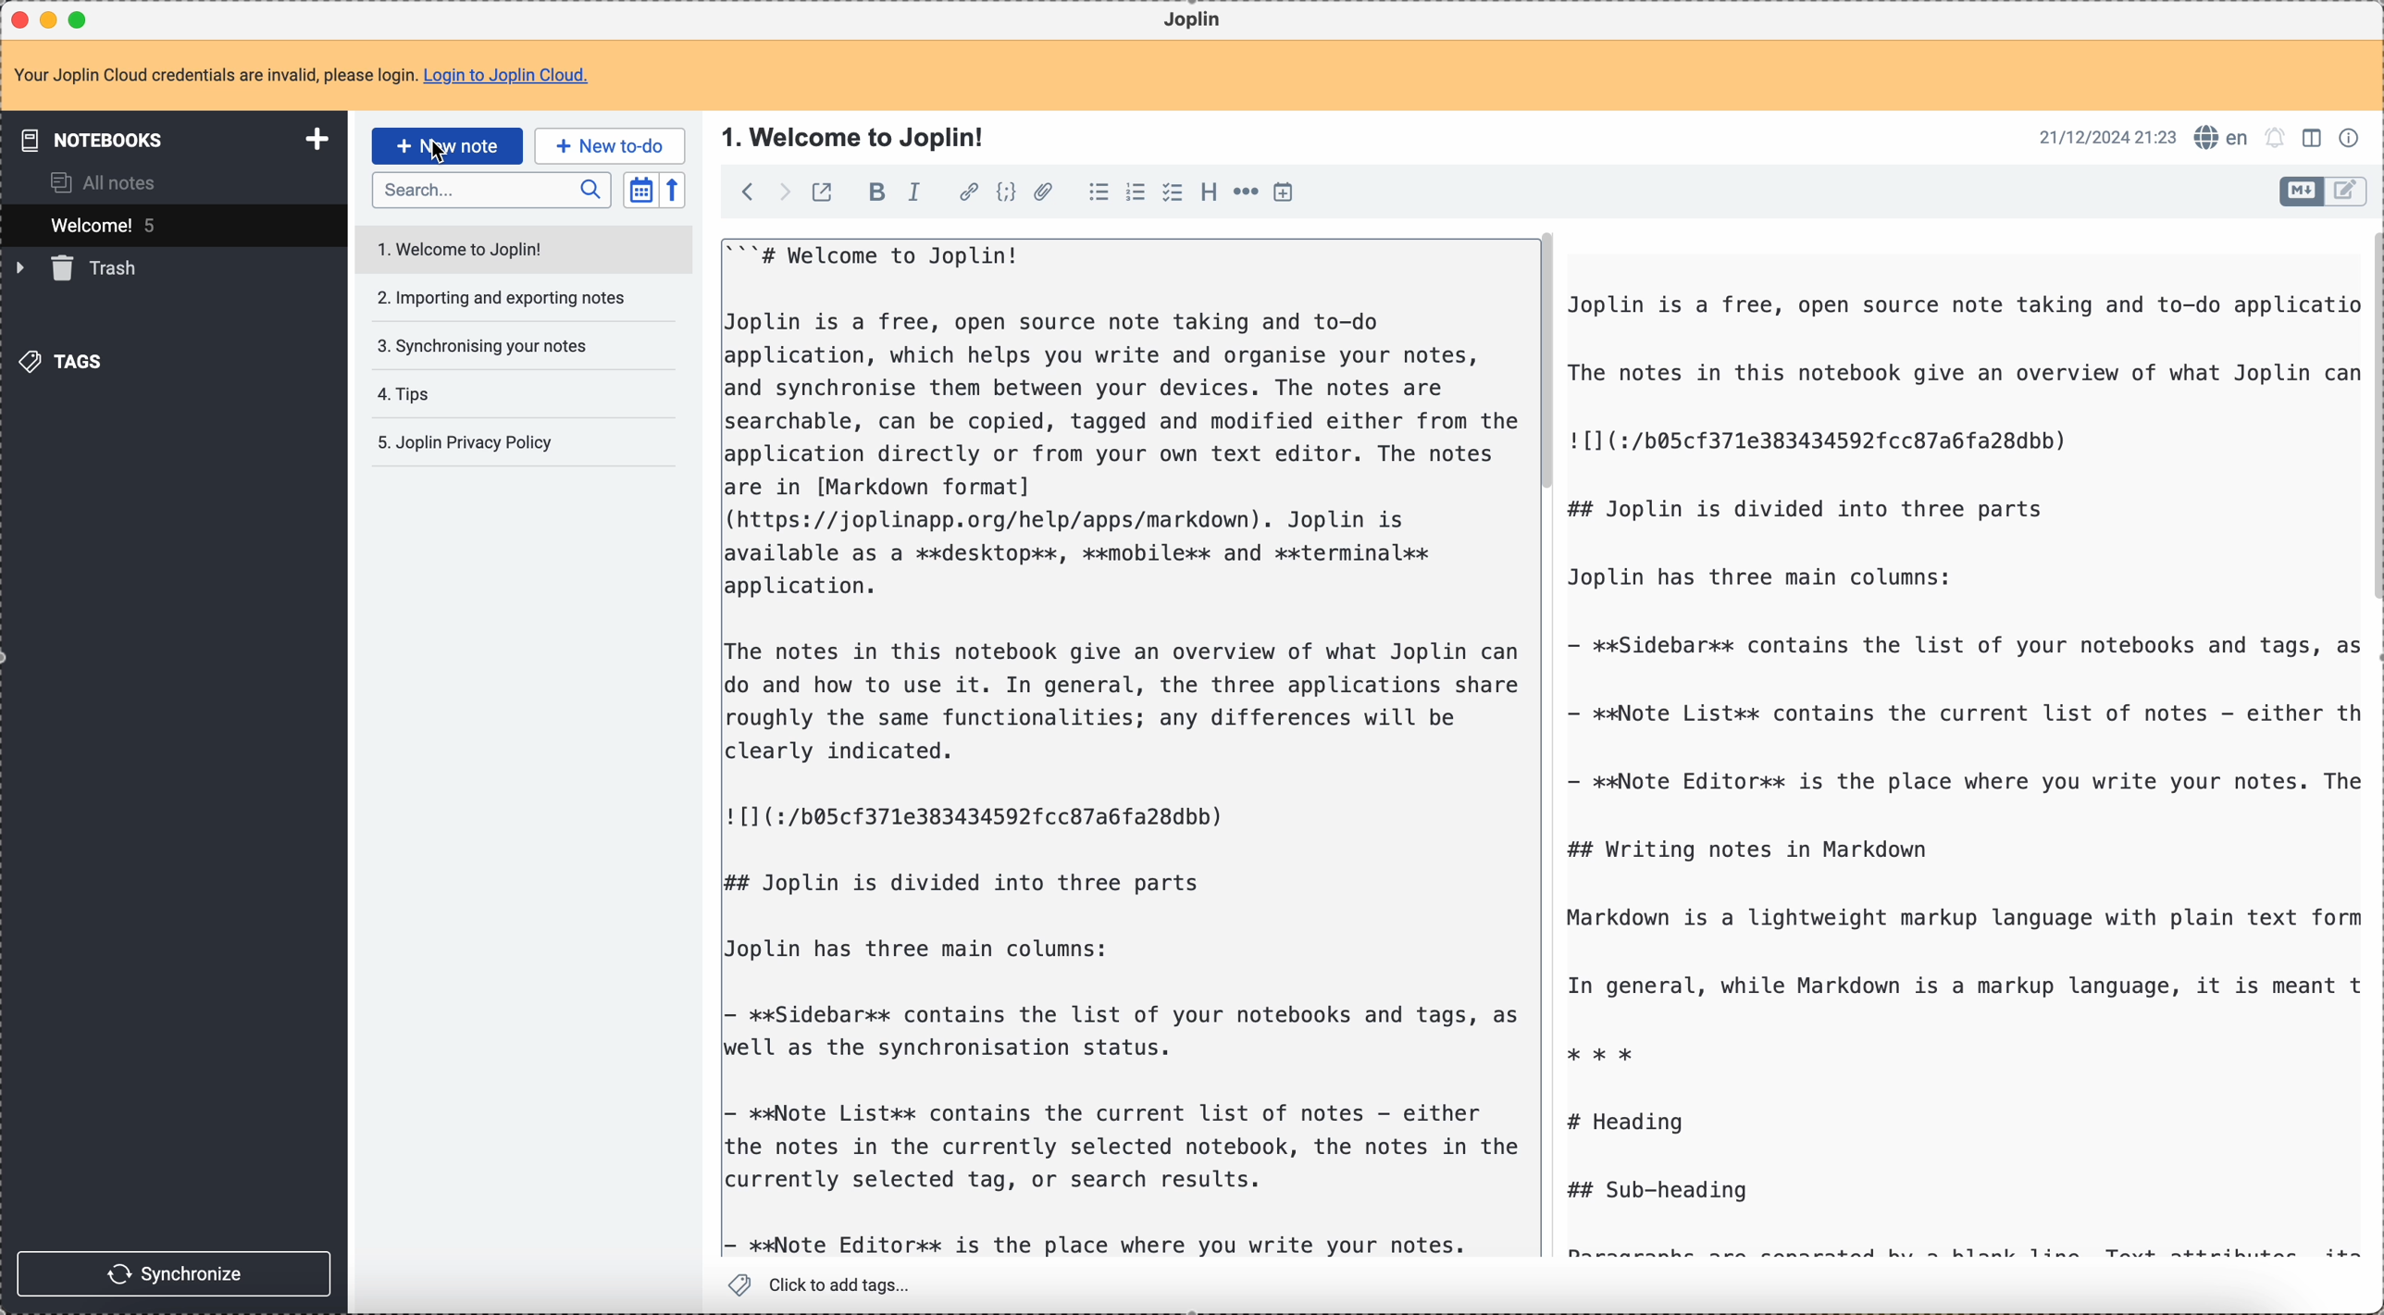 This screenshot has width=2384, height=1315. I want to click on insert time, so click(1283, 192).